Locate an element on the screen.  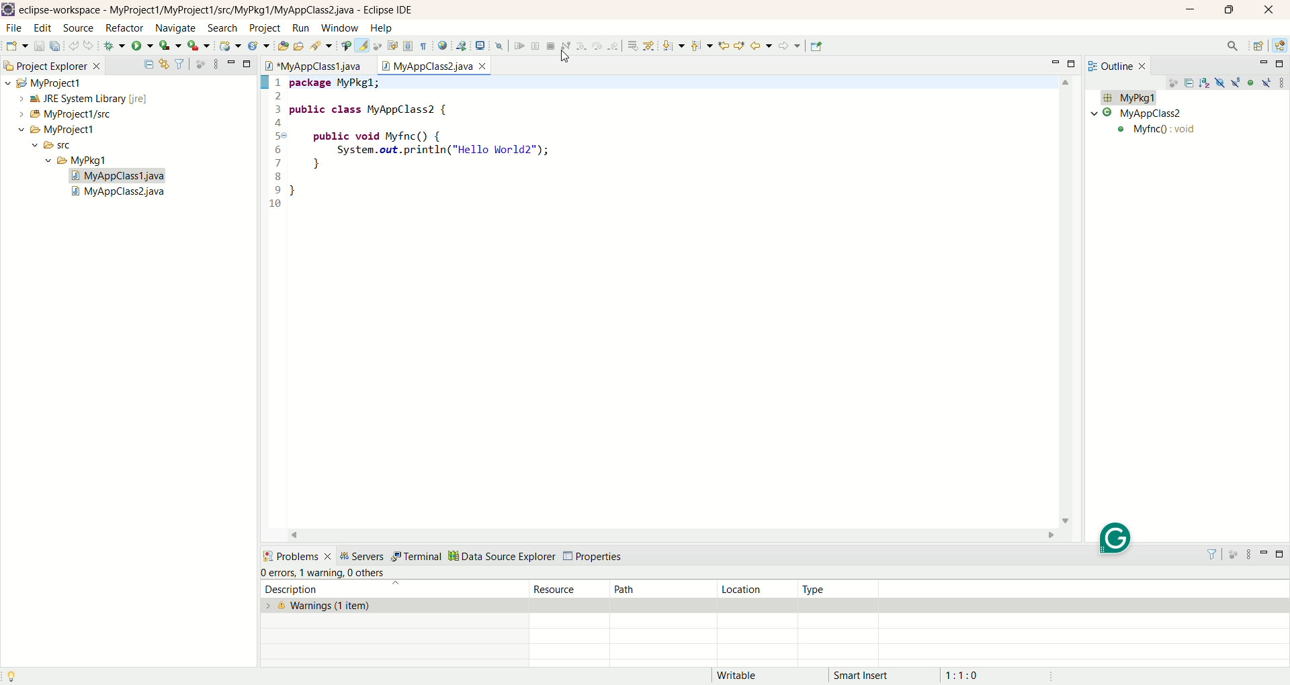
edit is located at coordinates (42, 30).